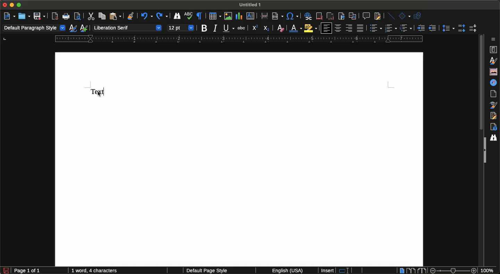 The height and width of the screenshot is (274, 500). I want to click on Paragraph style, so click(34, 28).